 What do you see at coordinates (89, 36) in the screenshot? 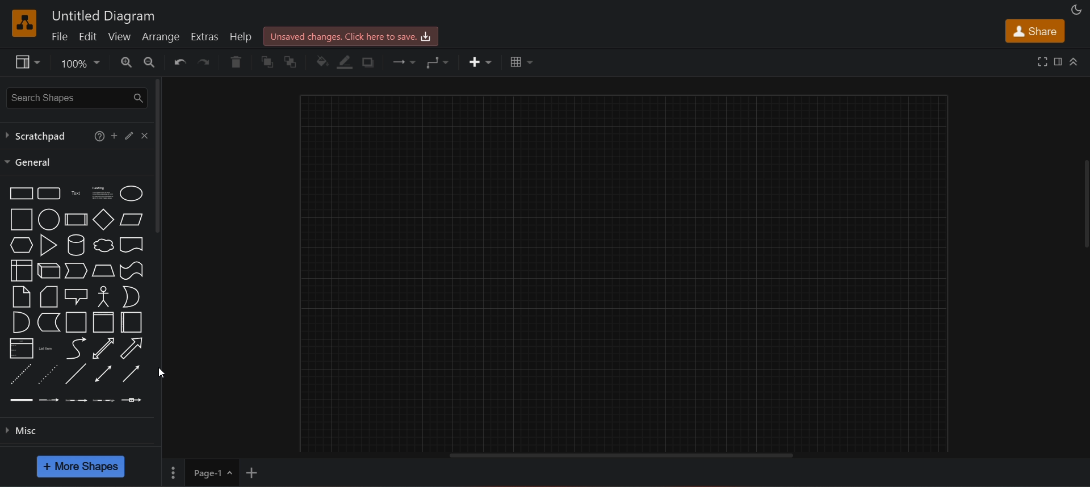
I see `edit` at bounding box center [89, 36].